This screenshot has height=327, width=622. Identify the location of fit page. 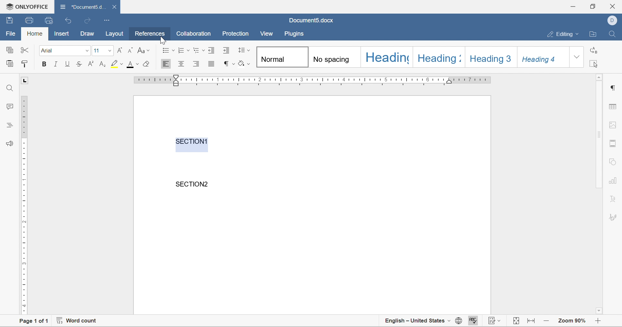
(517, 321).